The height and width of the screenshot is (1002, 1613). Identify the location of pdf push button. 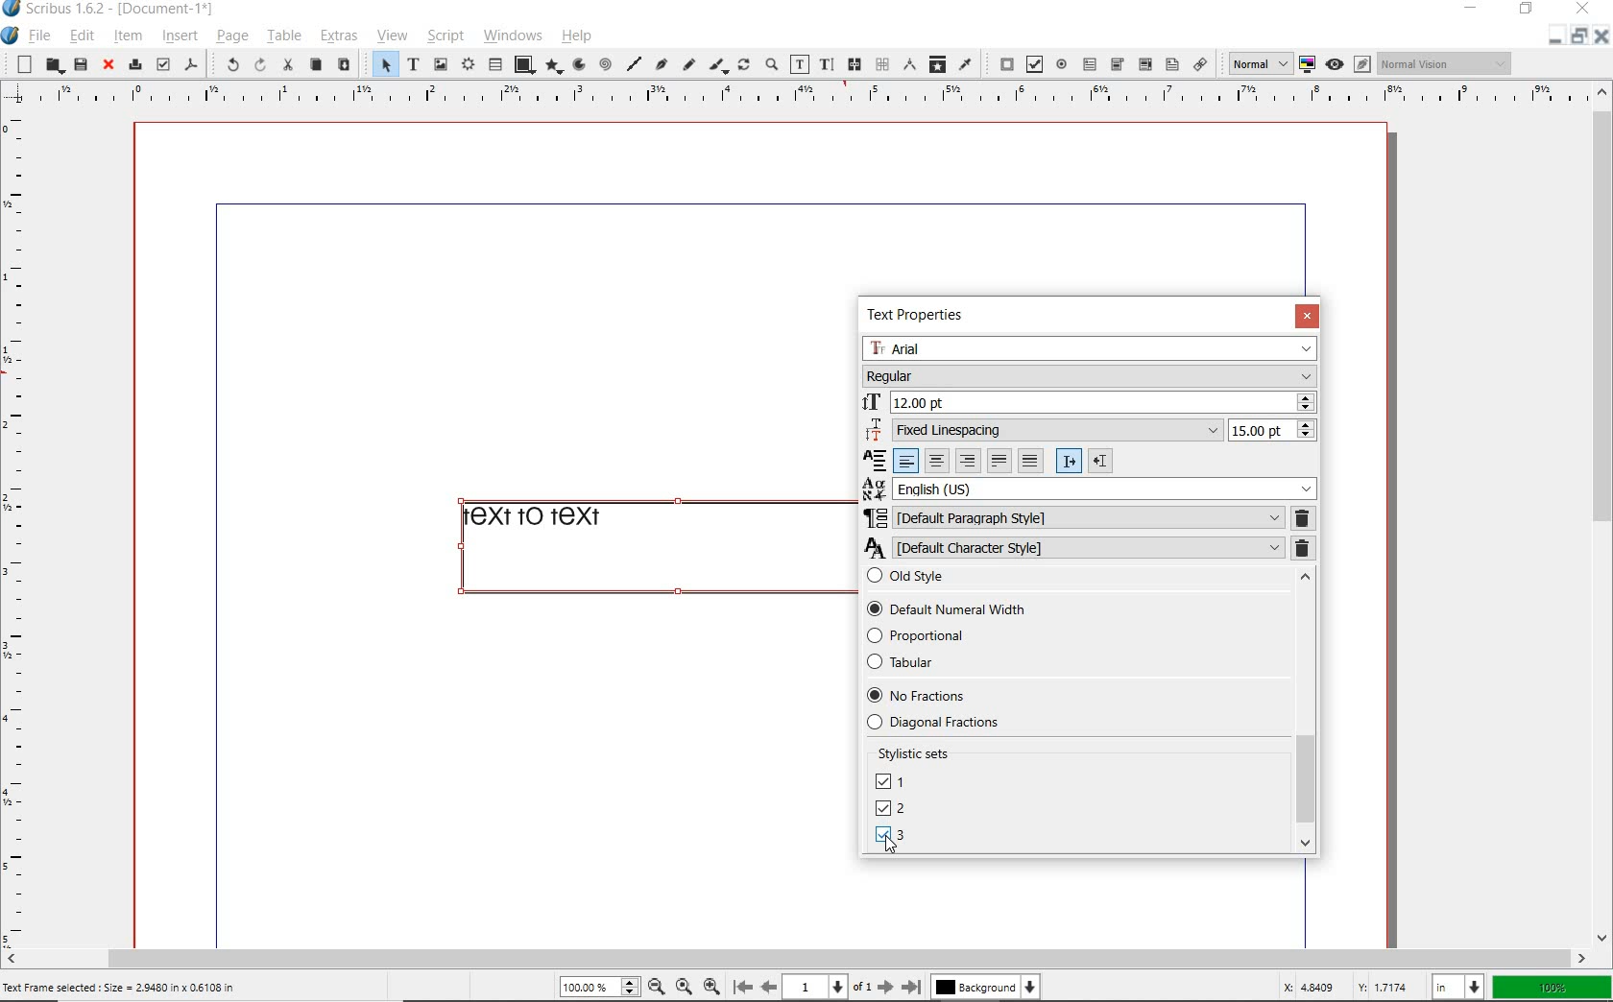
(1002, 64).